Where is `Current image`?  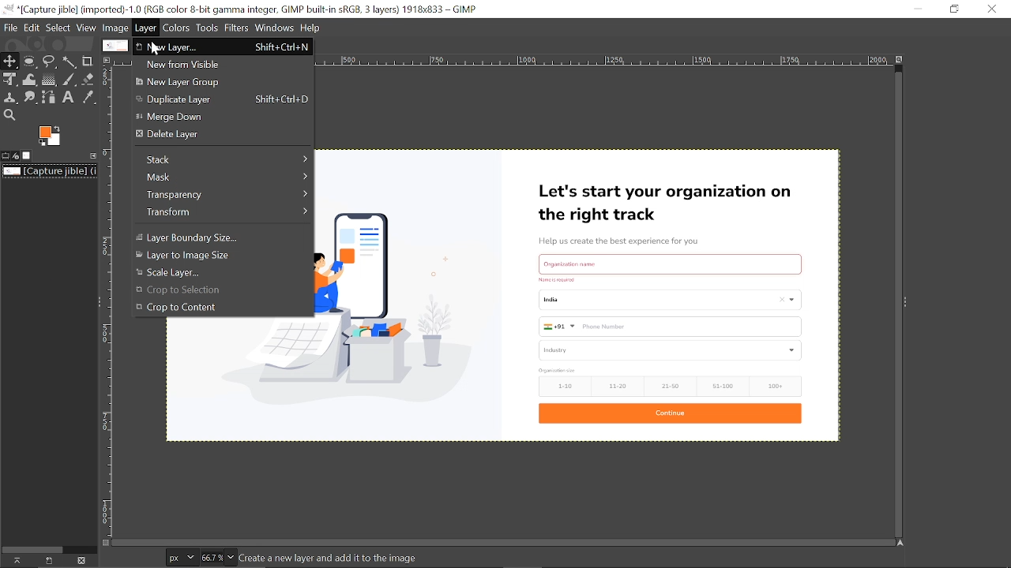
Current image is located at coordinates (51, 171).